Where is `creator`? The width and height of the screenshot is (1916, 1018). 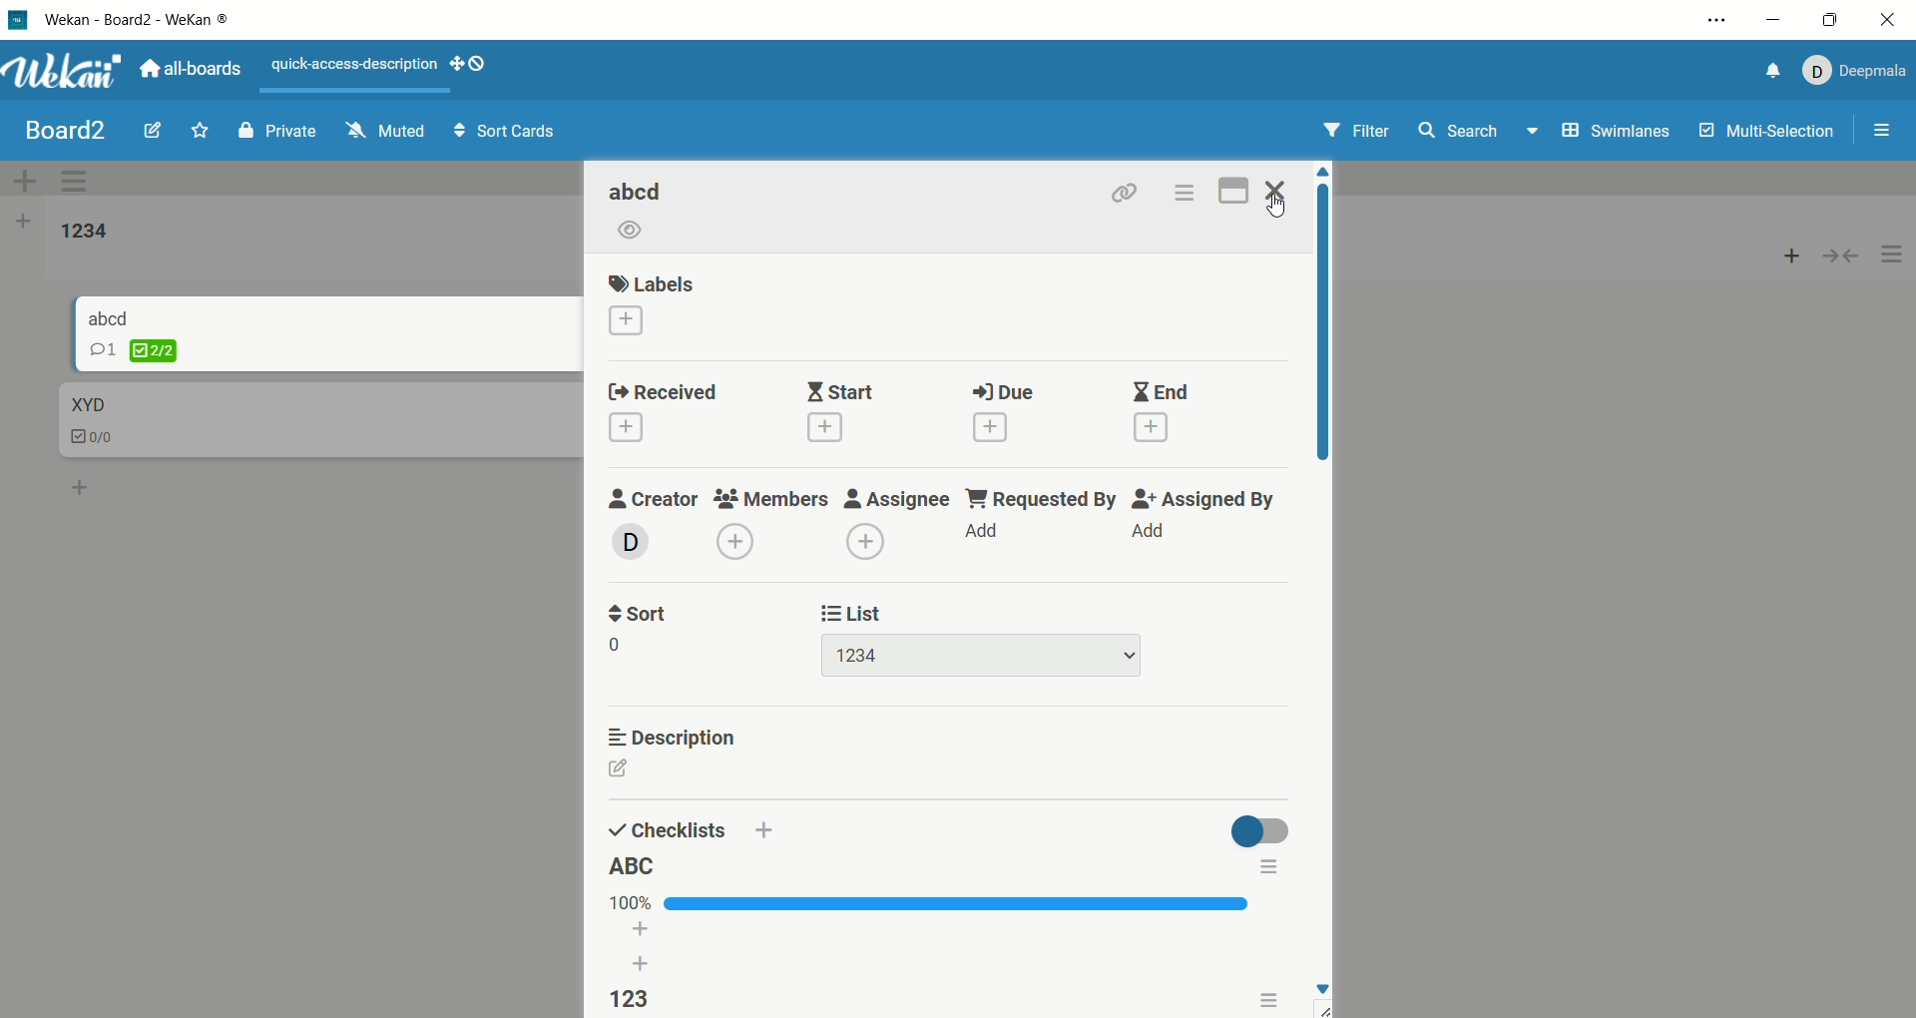
creator is located at coordinates (651, 518).